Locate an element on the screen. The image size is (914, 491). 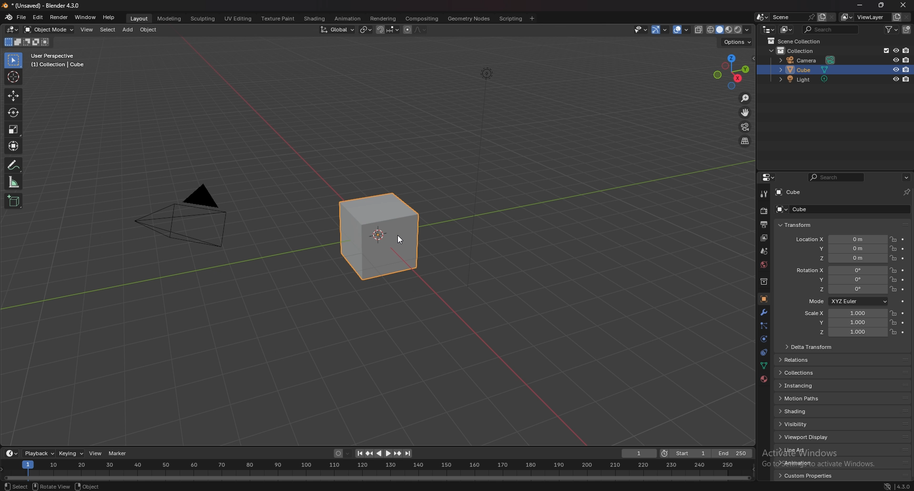
display mode is located at coordinates (787, 30).